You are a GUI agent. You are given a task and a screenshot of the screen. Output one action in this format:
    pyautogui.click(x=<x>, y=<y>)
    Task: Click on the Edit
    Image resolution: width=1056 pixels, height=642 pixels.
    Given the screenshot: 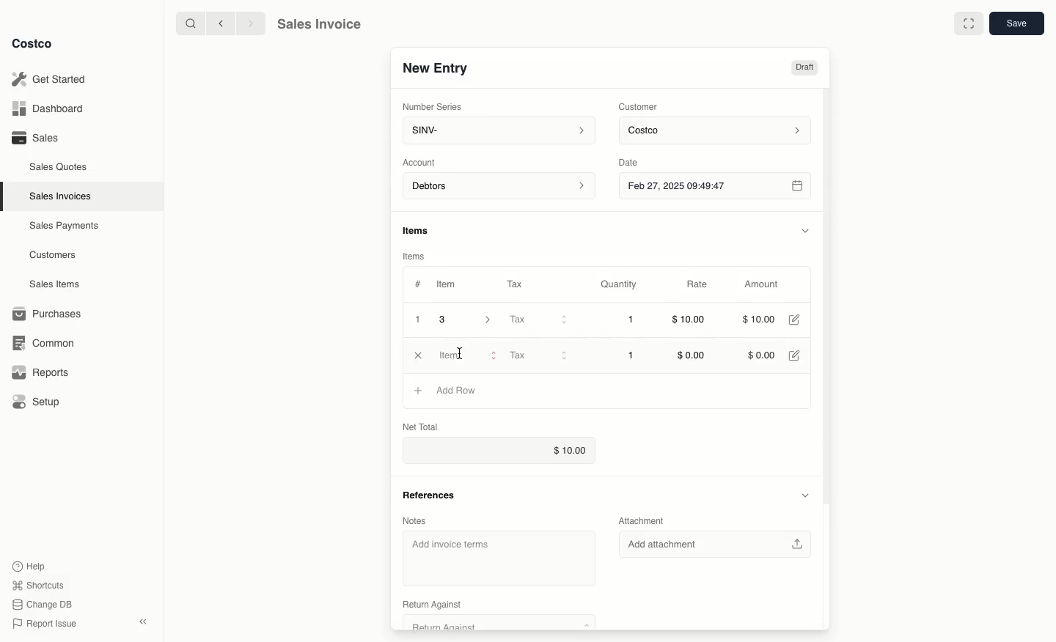 What is the action you would take?
    pyautogui.click(x=797, y=355)
    